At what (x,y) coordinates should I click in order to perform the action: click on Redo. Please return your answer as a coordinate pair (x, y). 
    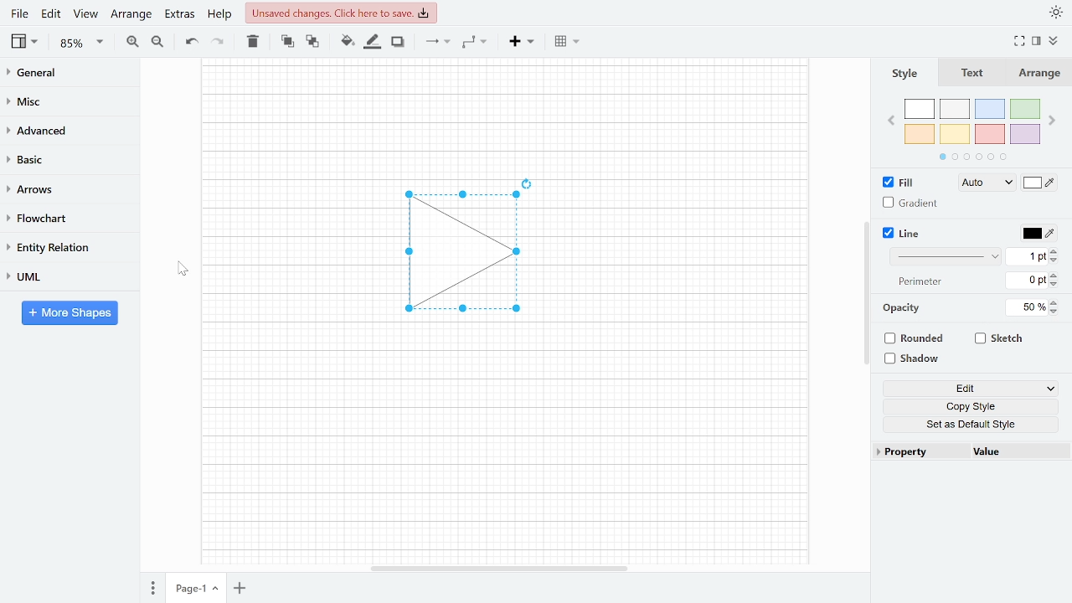
    Looking at the image, I should click on (216, 40).